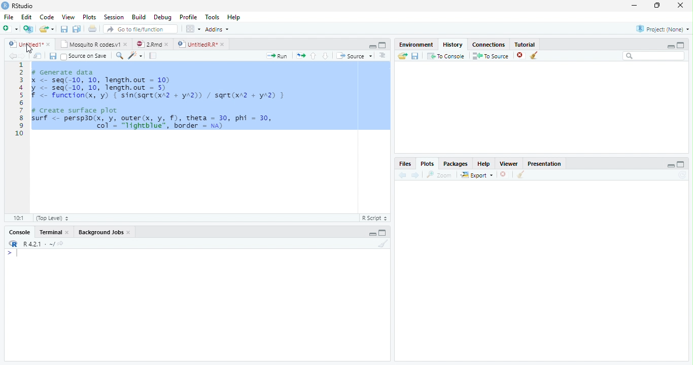 This screenshot has height=365, width=693. Describe the element at coordinates (211, 16) in the screenshot. I see `Tools` at that location.